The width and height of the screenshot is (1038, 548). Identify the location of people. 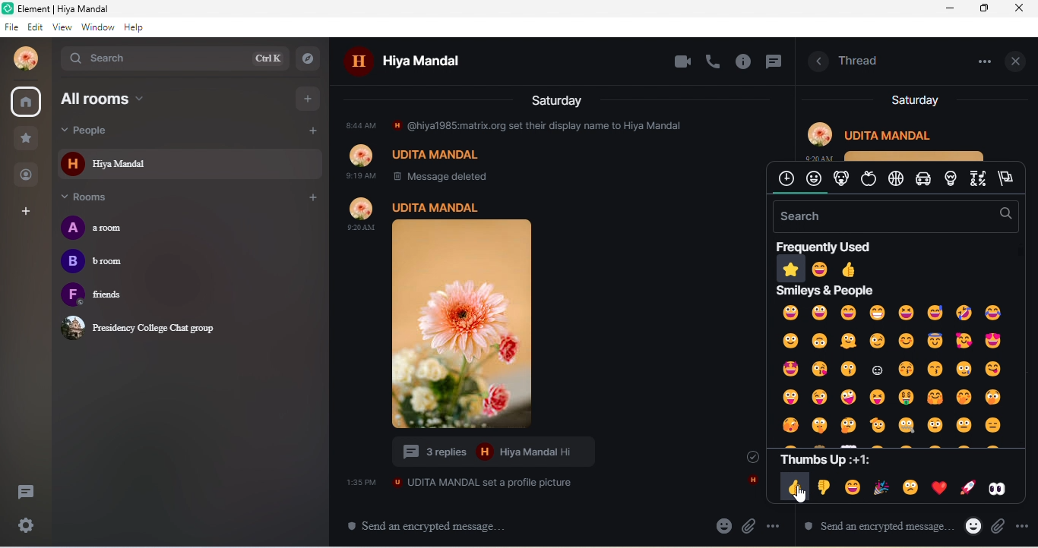
(27, 174).